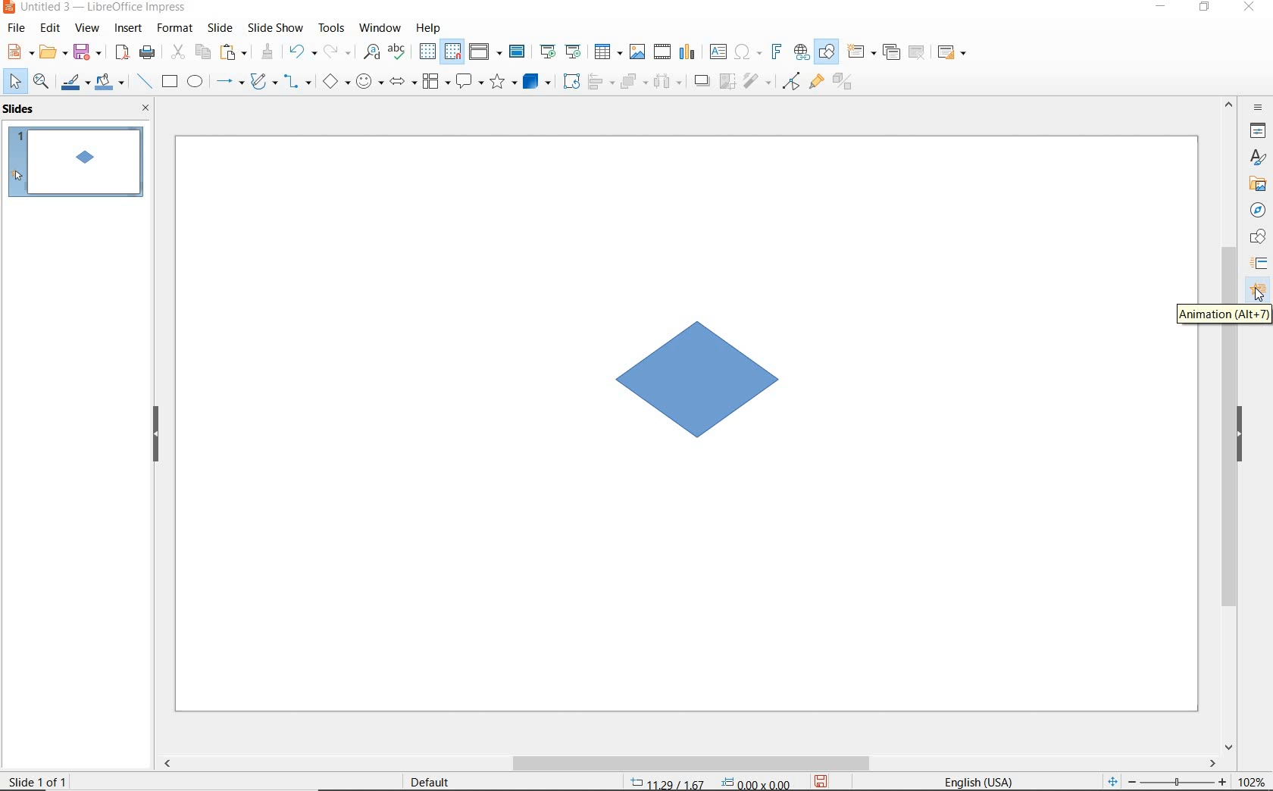  What do you see at coordinates (631, 83) in the screenshot?
I see `arrange` at bounding box center [631, 83].